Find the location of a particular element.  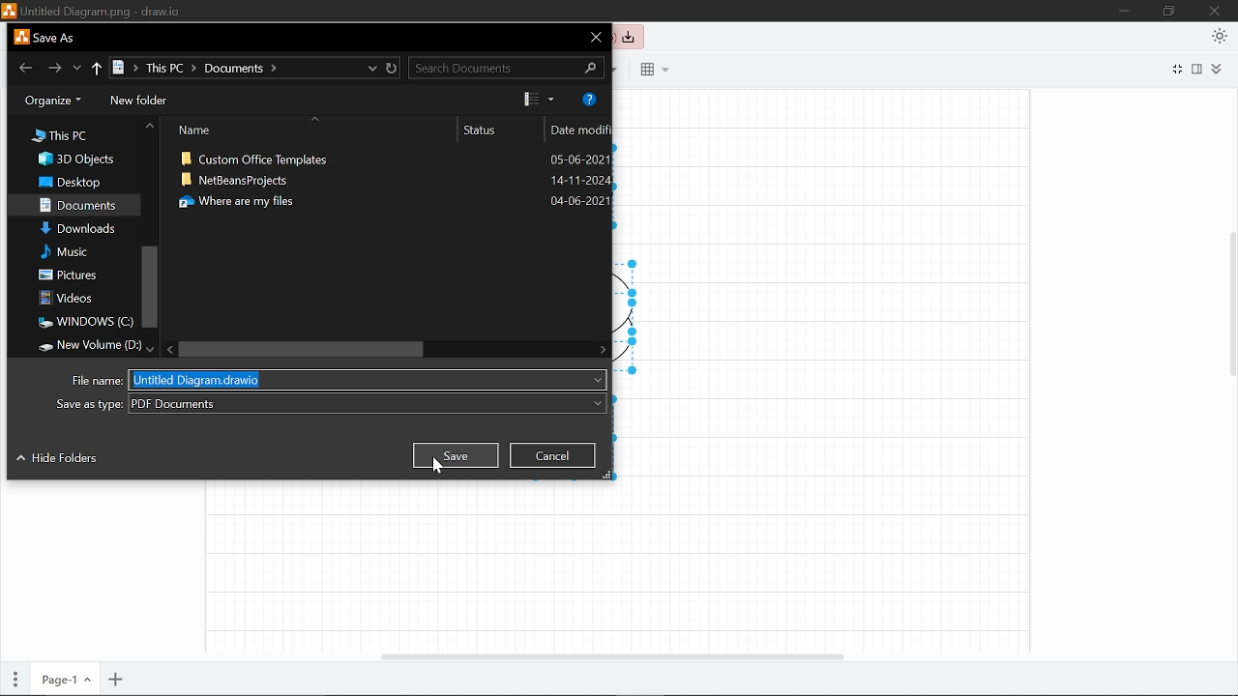

Save is located at coordinates (455, 454).